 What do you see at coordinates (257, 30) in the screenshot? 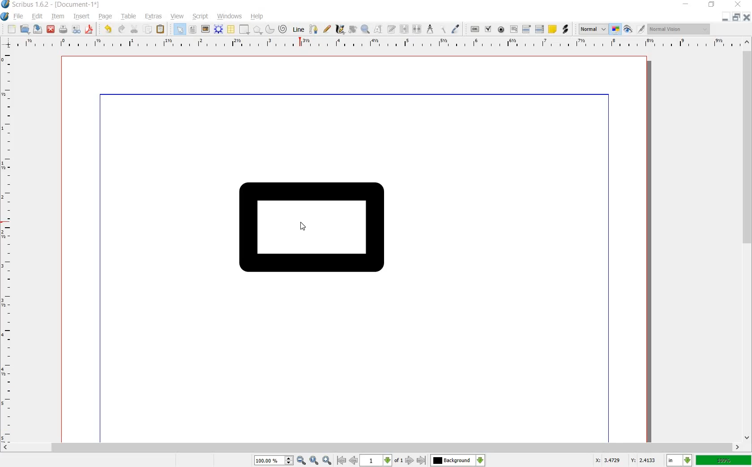
I see `polygon` at bounding box center [257, 30].